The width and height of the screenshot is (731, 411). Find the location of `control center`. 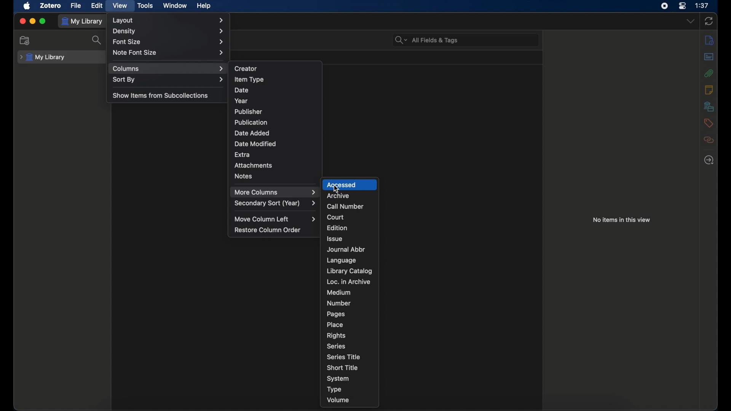

control center is located at coordinates (682, 6).